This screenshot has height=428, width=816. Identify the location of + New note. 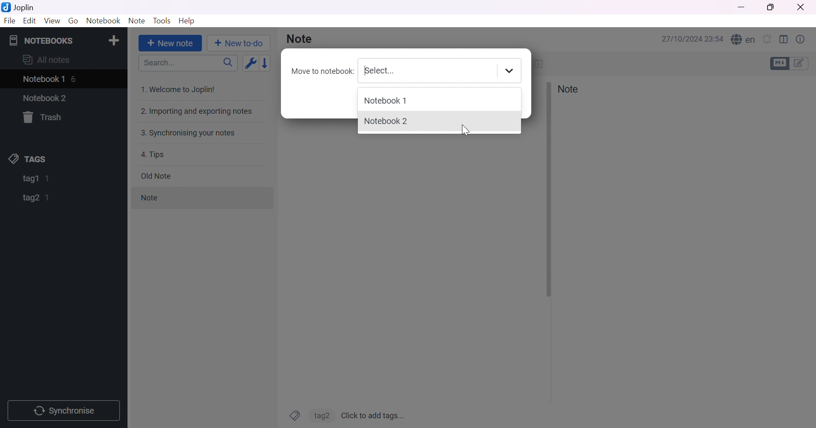
(170, 44).